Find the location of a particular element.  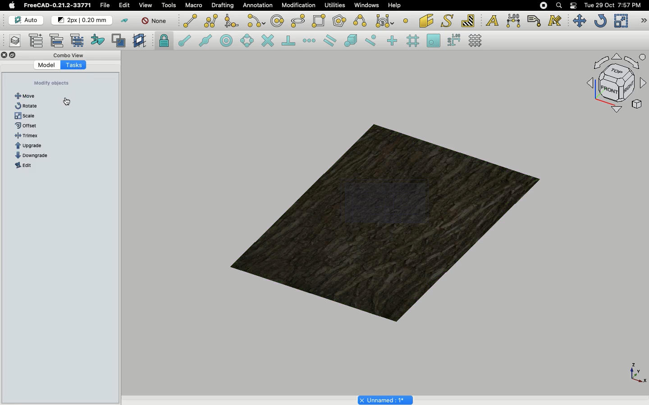

Toggle grid is located at coordinates (476, 40).